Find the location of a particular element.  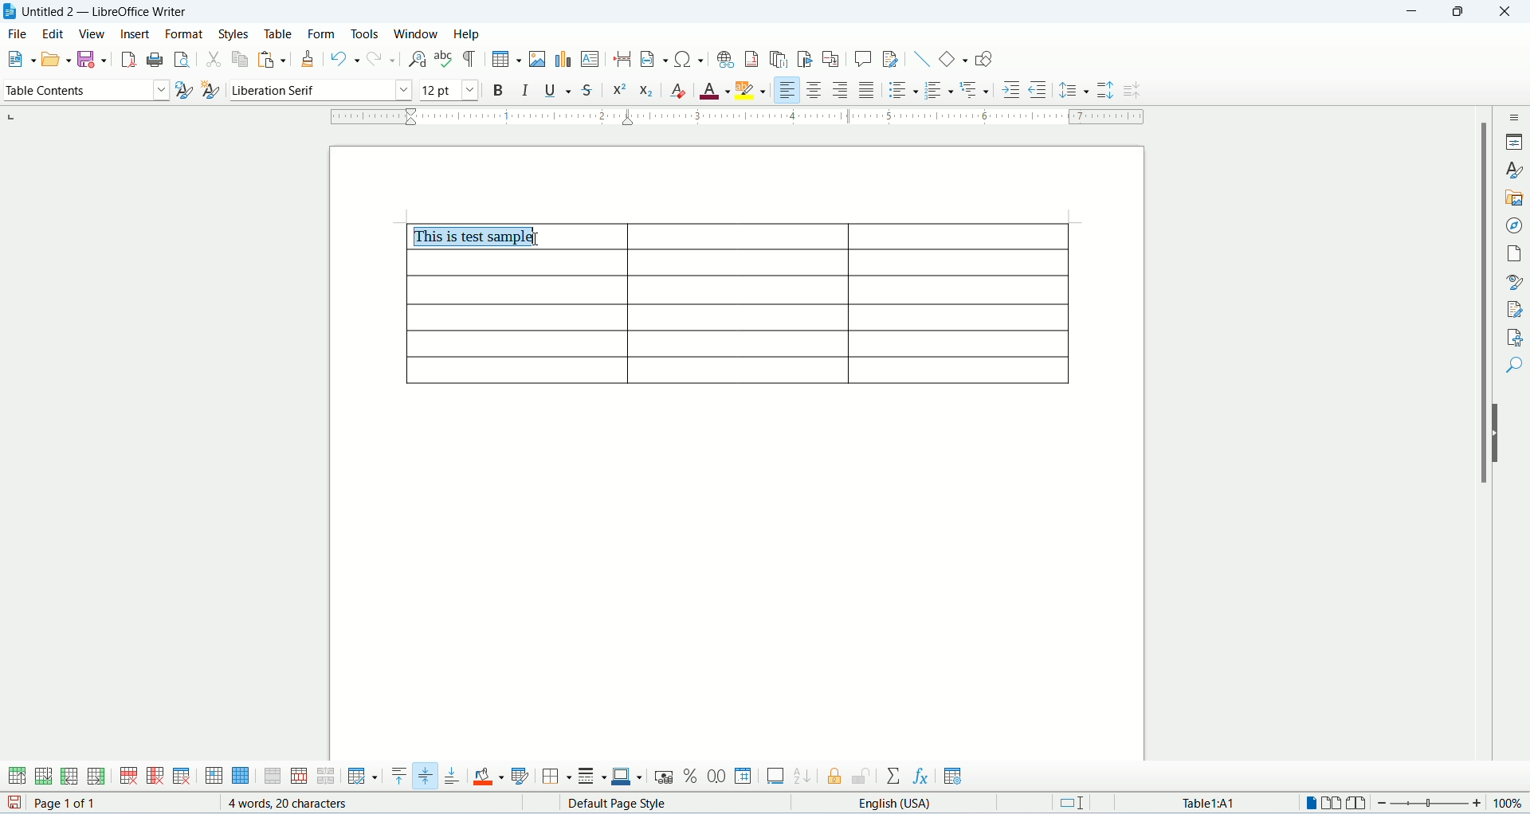

insert line is located at coordinates (923, 60).